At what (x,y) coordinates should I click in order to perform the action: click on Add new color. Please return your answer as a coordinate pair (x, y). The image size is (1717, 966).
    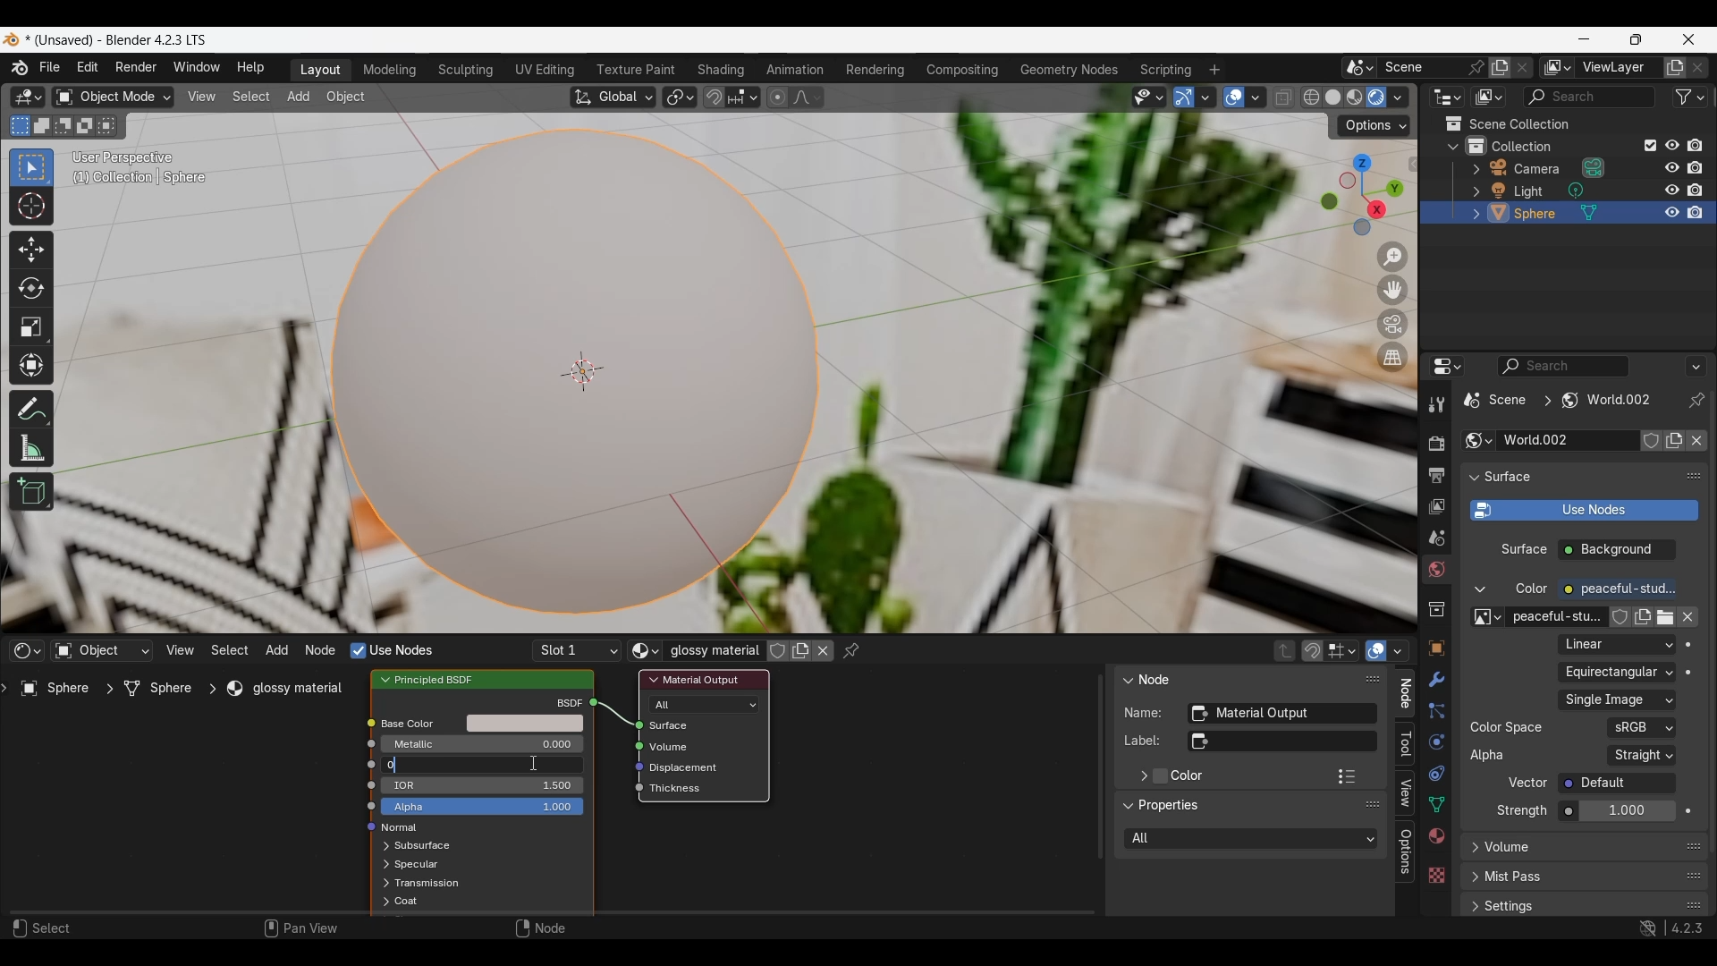
    Looking at the image, I should click on (1641, 617).